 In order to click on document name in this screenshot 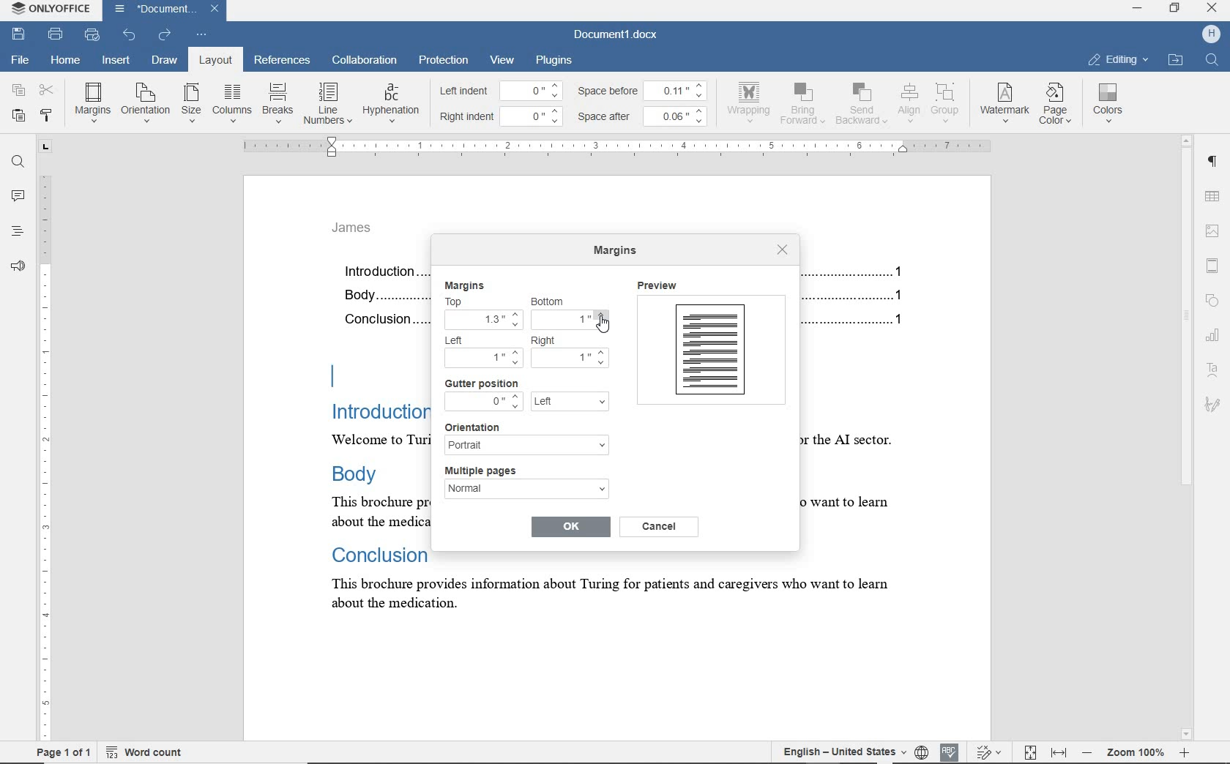, I will do `click(616, 35)`.